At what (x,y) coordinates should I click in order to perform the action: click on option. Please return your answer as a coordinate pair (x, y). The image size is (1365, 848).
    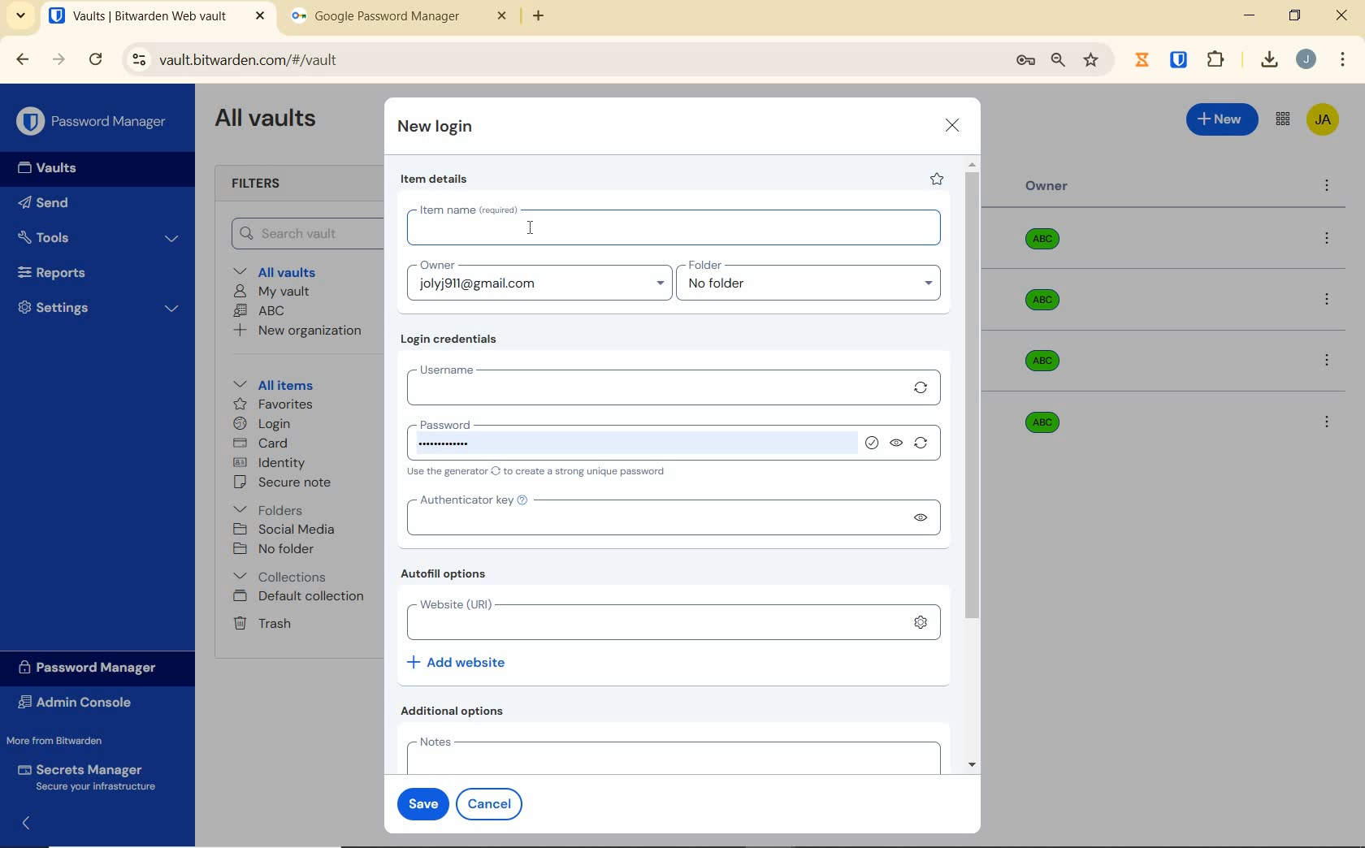
    Looking at the image, I should click on (1330, 301).